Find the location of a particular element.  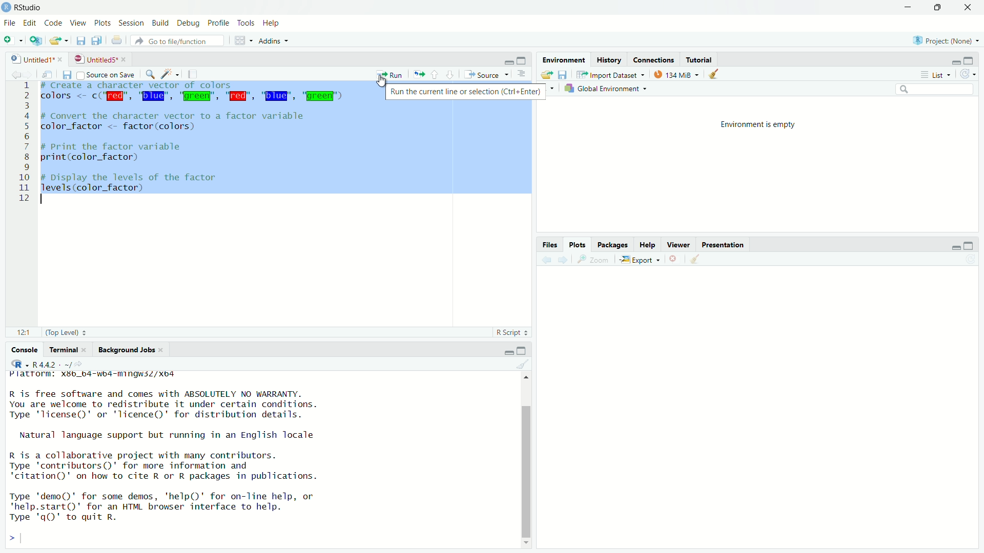

run the current line or selection is located at coordinates (389, 74).